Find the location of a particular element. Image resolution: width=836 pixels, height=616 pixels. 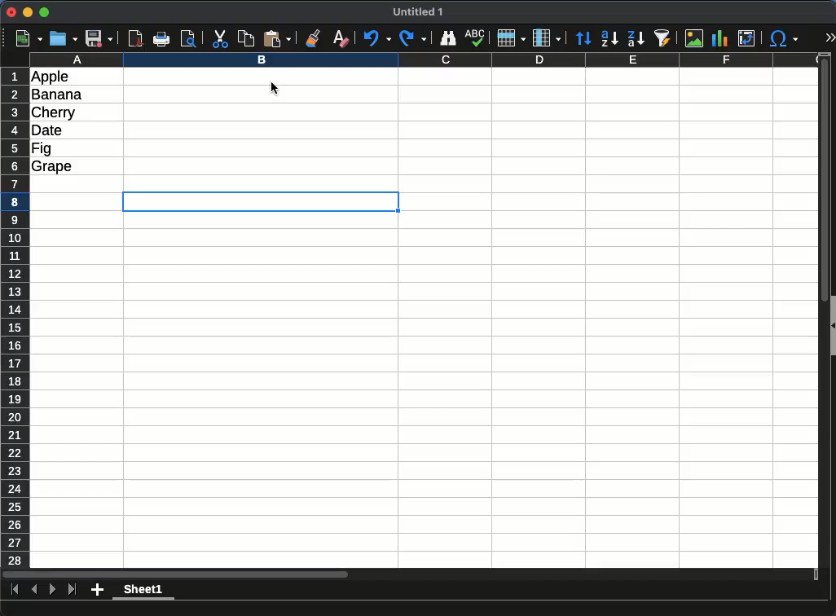

undo is located at coordinates (377, 38).